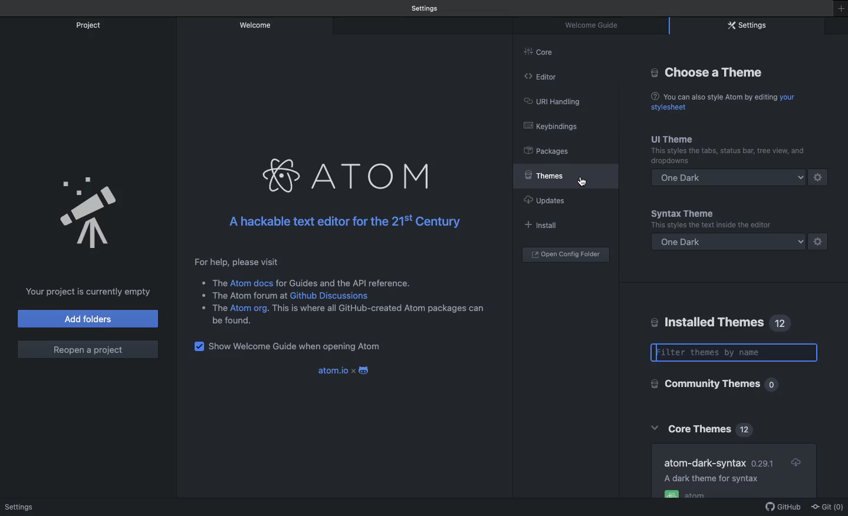  What do you see at coordinates (829, 507) in the screenshot?
I see `Git` at bounding box center [829, 507].